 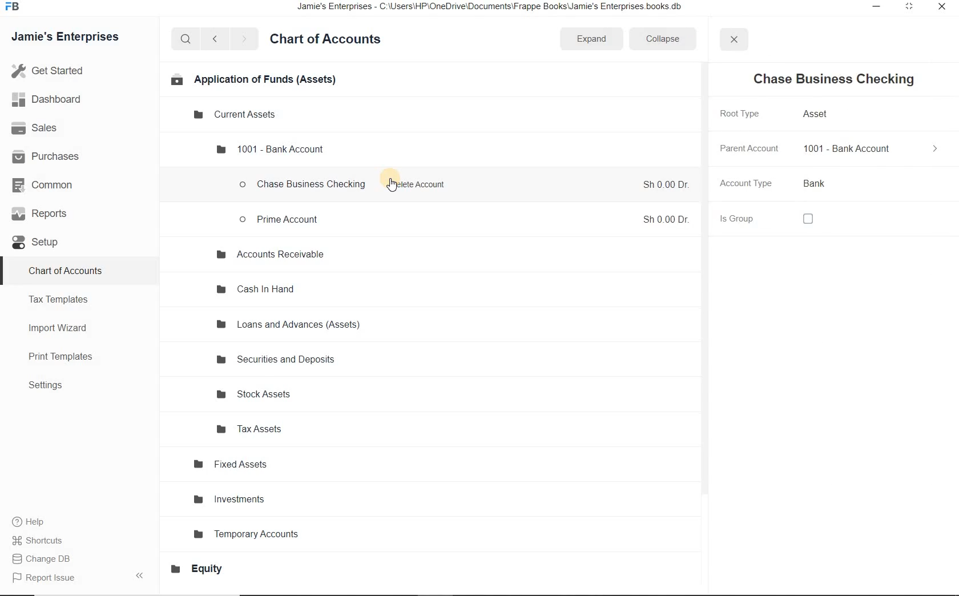 I want to click on Settings, so click(x=51, y=386).